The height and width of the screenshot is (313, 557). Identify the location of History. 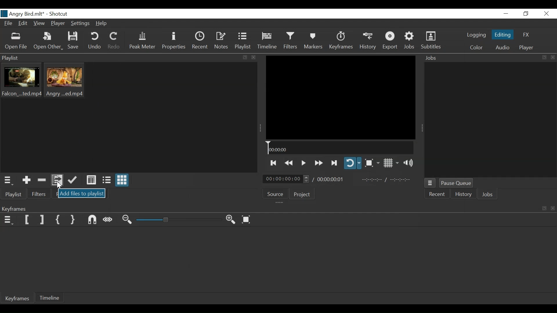
(368, 40).